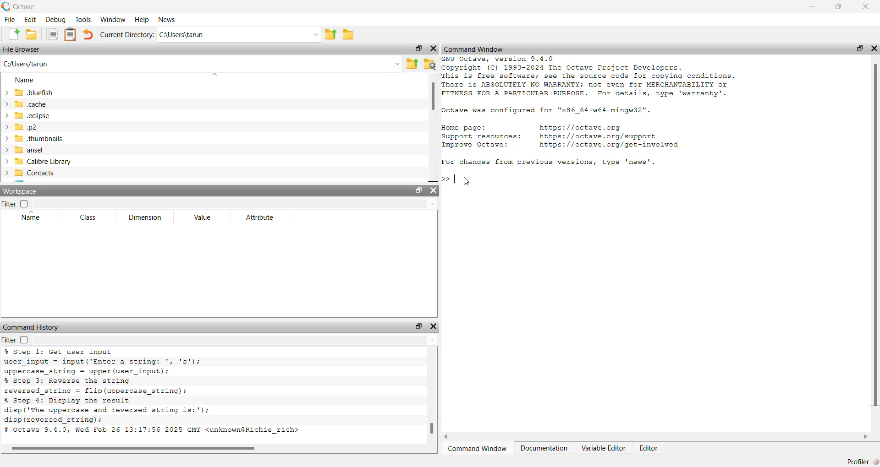  Describe the element at coordinates (126, 34) in the screenshot. I see `current directory` at that location.